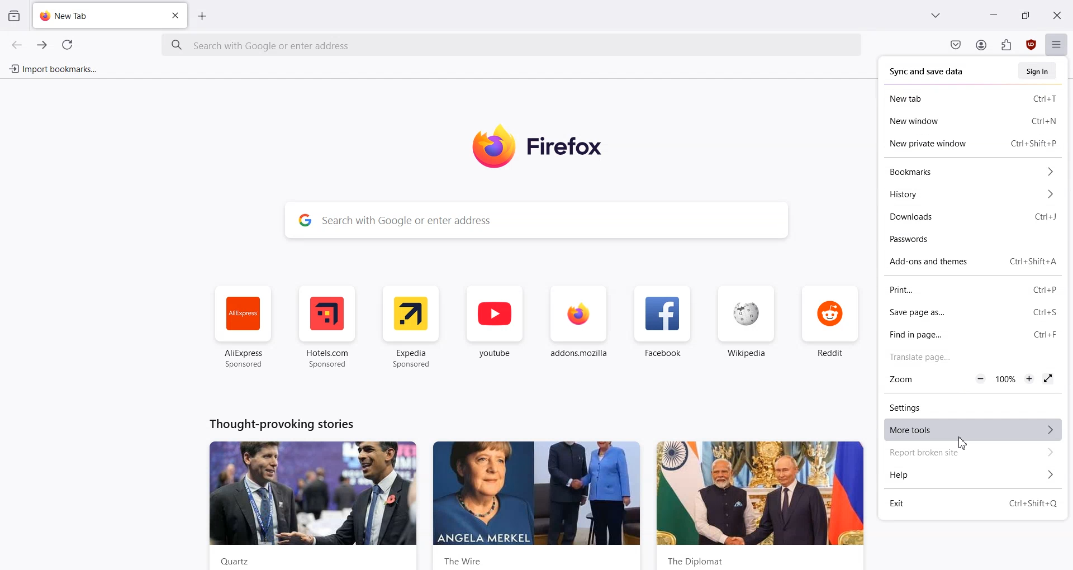 The width and height of the screenshot is (1073, 570). I want to click on Import bookmark, so click(53, 67).